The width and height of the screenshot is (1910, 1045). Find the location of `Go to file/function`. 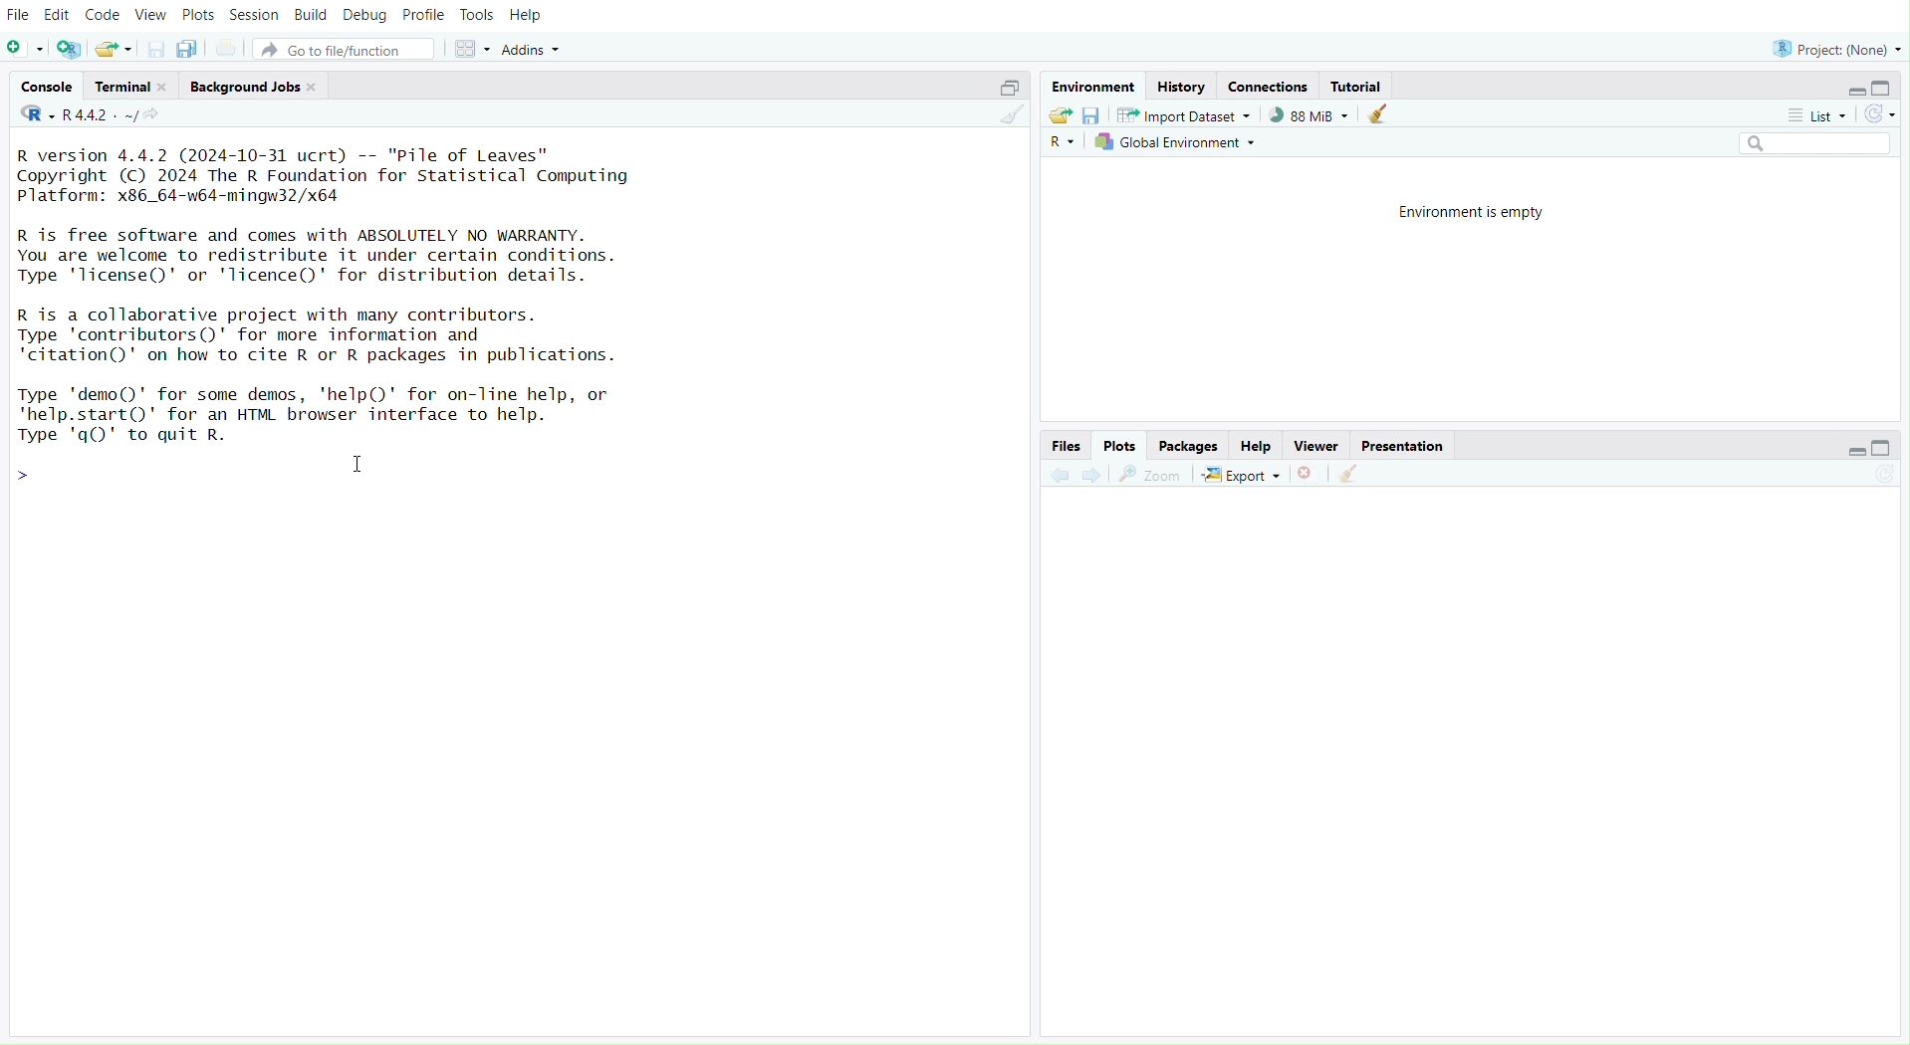

Go to file/function is located at coordinates (344, 49).